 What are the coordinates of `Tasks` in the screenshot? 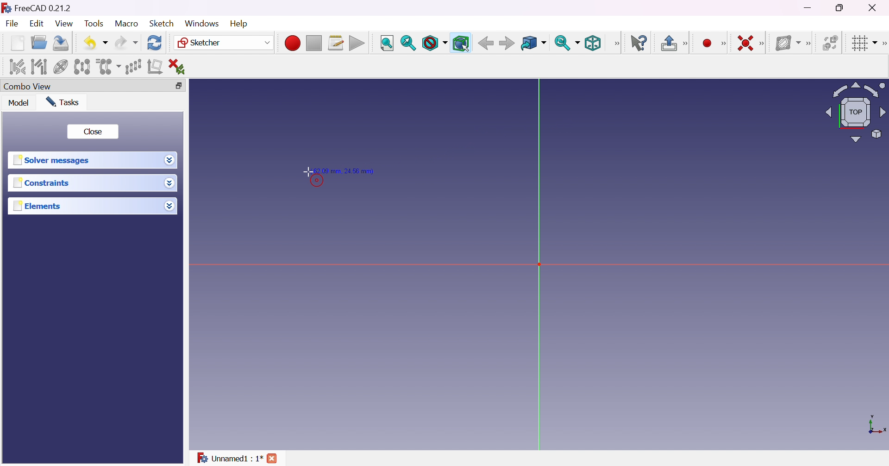 It's located at (62, 101).